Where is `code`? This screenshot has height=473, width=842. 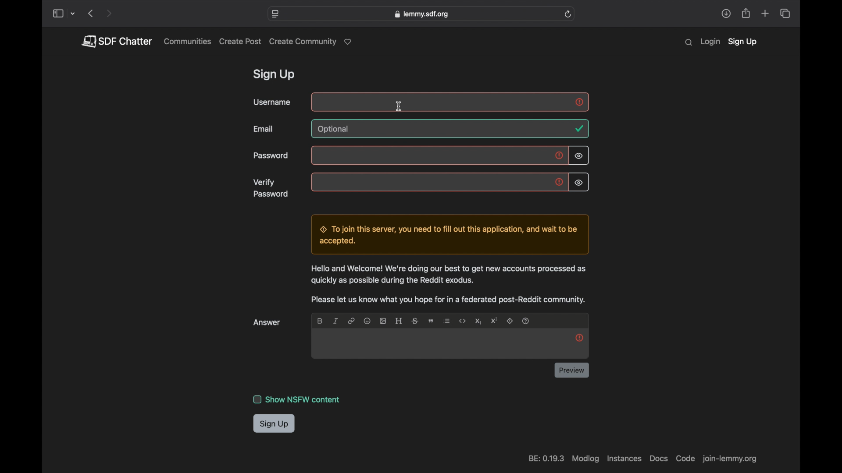
code is located at coordinates (685, 459).